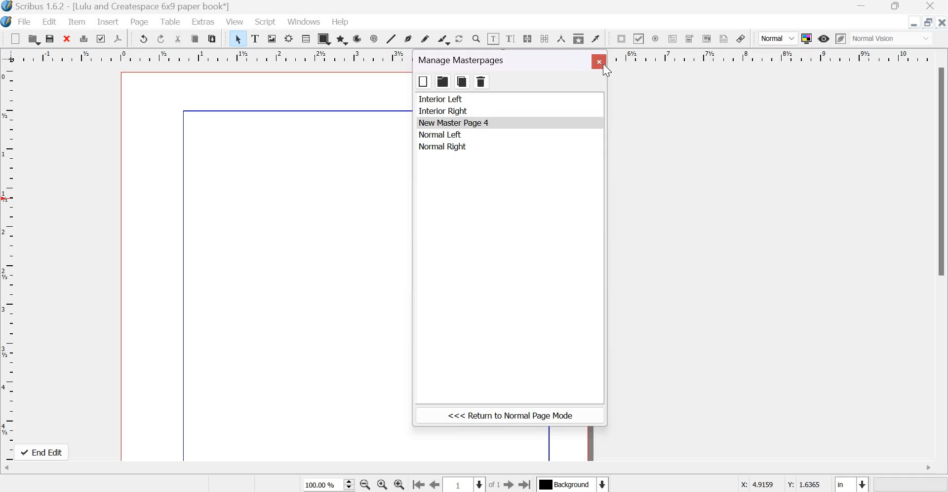 The height and width of the screenshot is (492, 948). I want to click on zoom in to 100%, so click(380, 484).